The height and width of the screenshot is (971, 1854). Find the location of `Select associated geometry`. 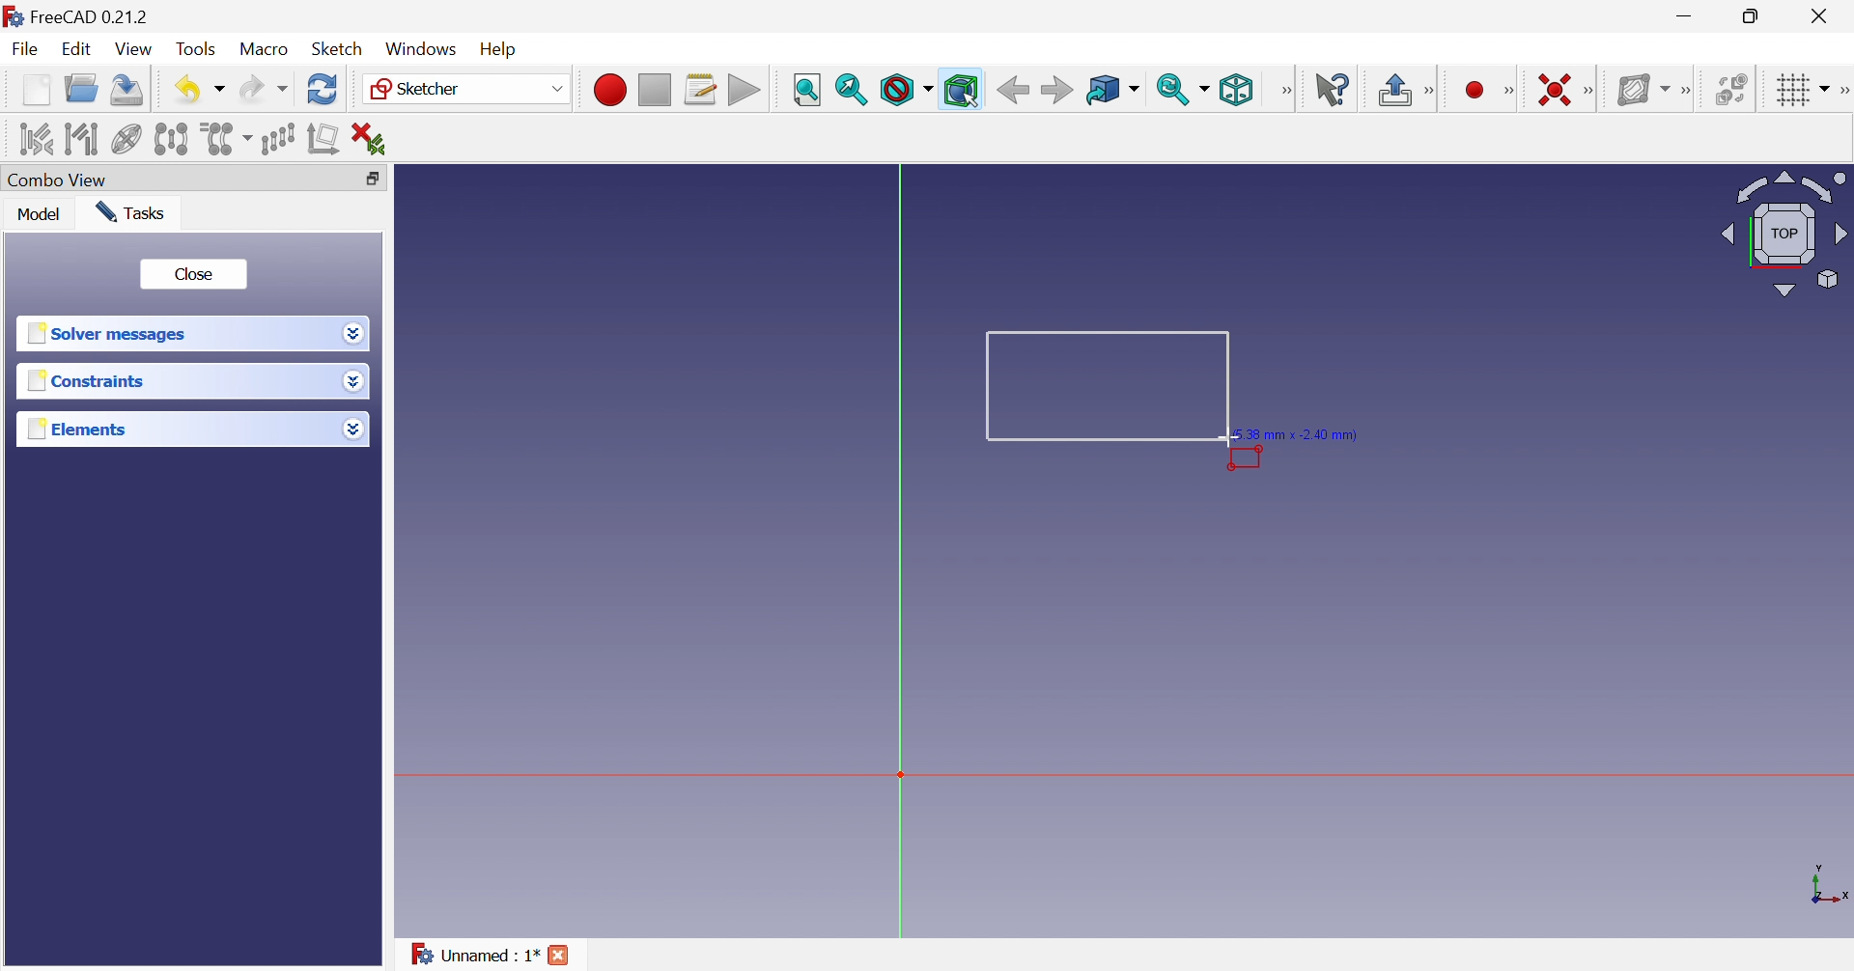

Select associated geometry is located at coordinates (82, 138).